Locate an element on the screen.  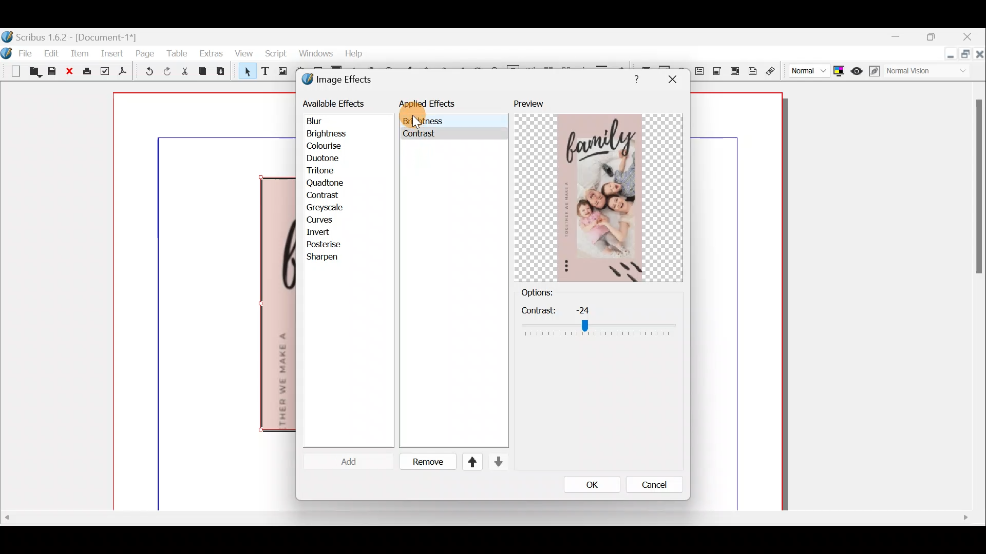
maximise is located at coordinates (934, 38).